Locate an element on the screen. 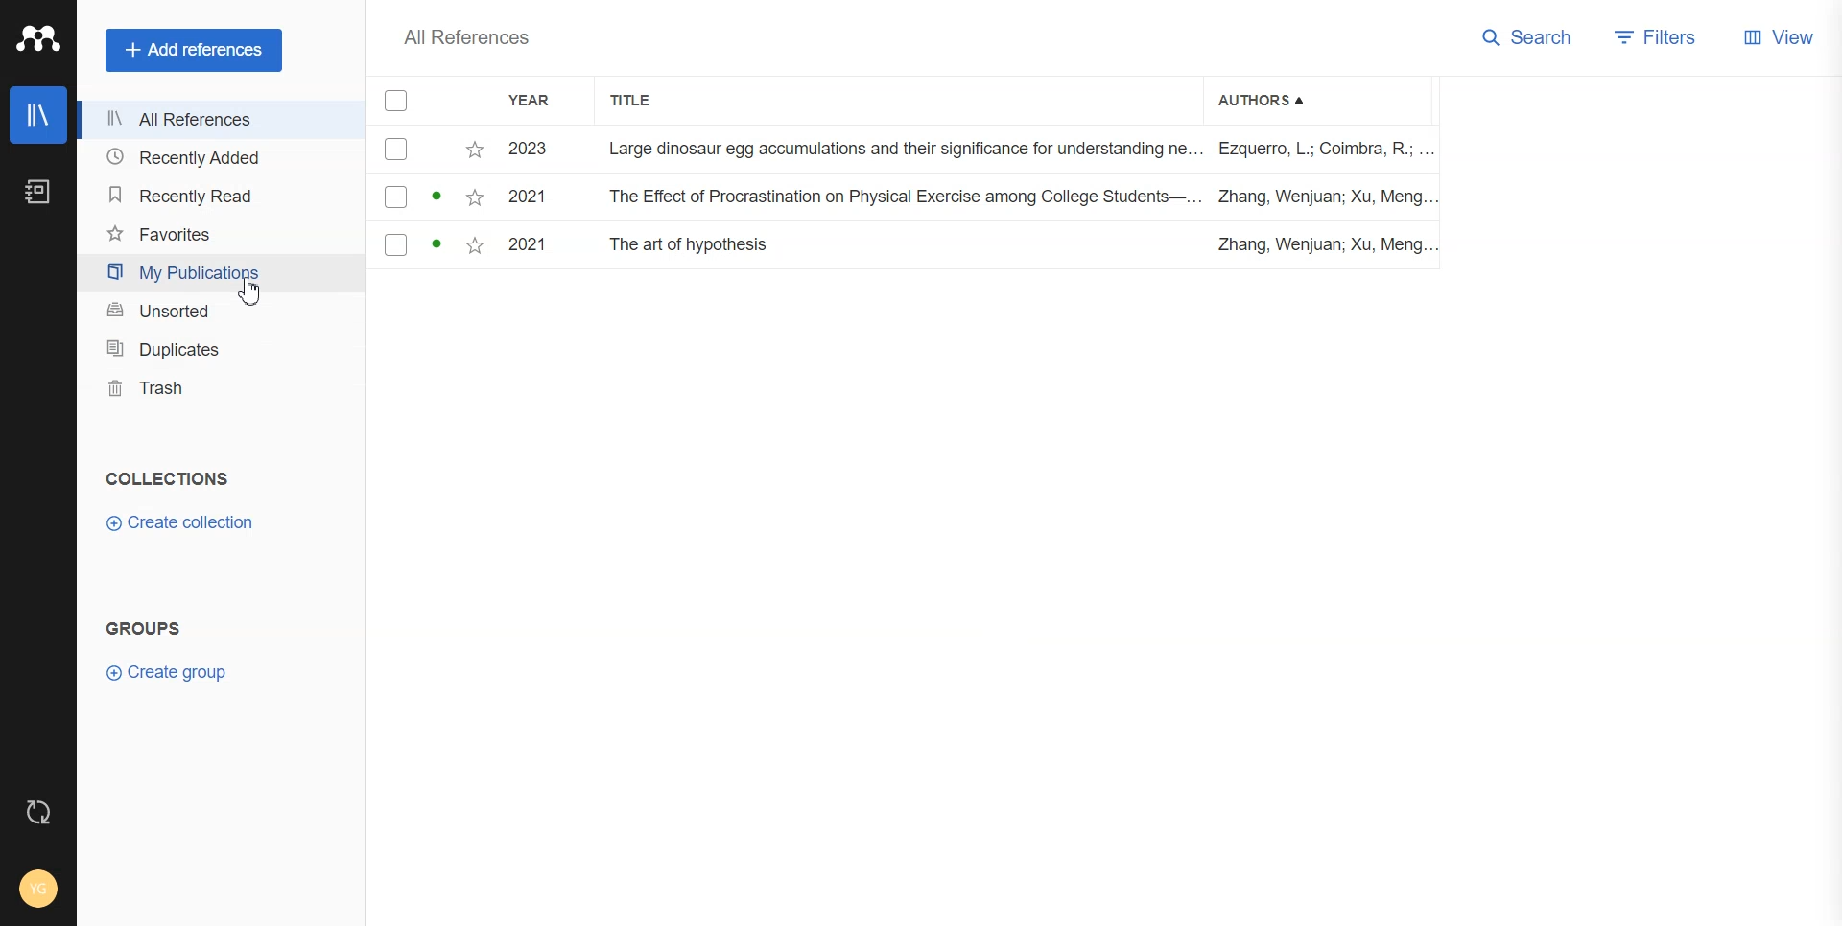 This screenshot has width=1842, height=926. Large dinosaur egg accumulations and their significance for understanding ne. is located at coordinates (902, 148).